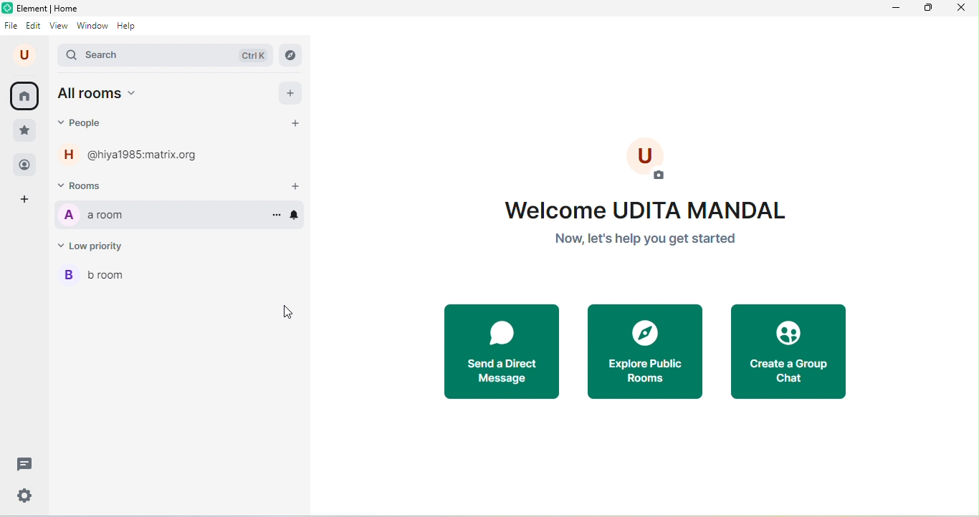 The image size is (979, 517). I want to click on b room, so click(90, 279).